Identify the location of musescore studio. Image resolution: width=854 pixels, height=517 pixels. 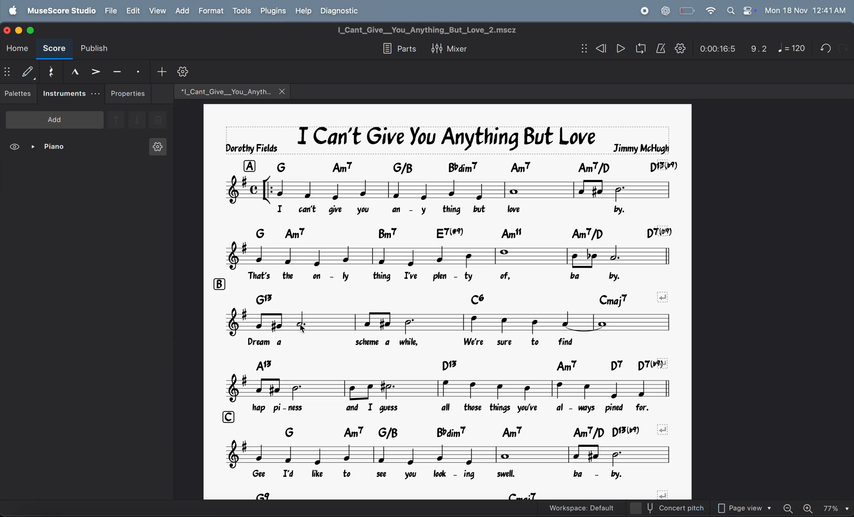
(63, 11).